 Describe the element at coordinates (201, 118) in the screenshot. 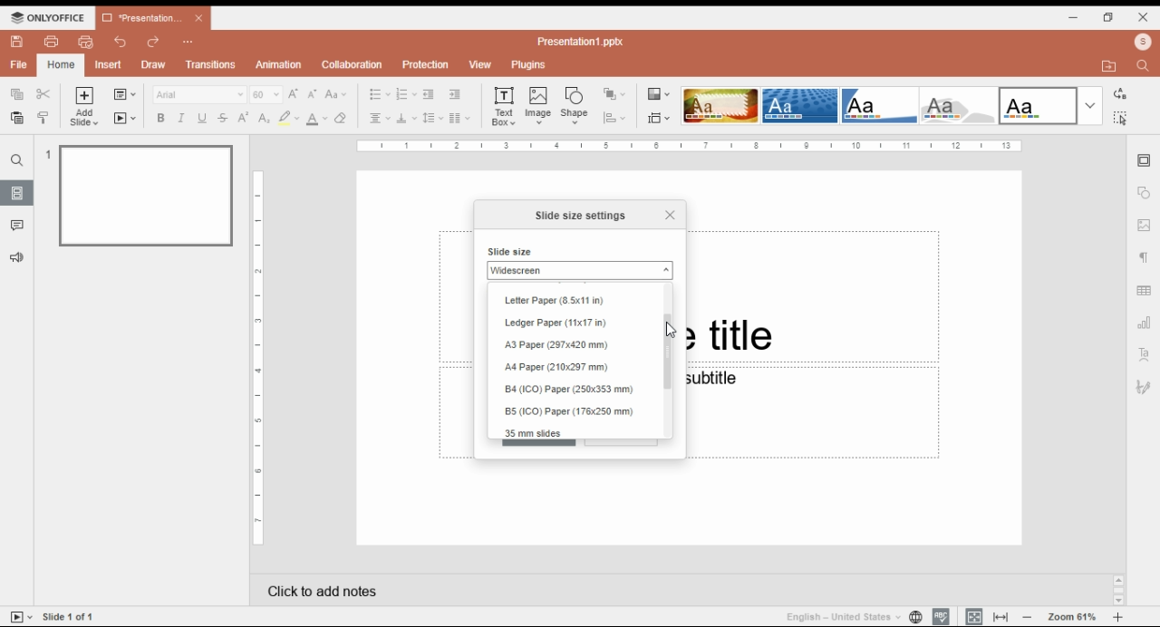

I see `underline` at that location.